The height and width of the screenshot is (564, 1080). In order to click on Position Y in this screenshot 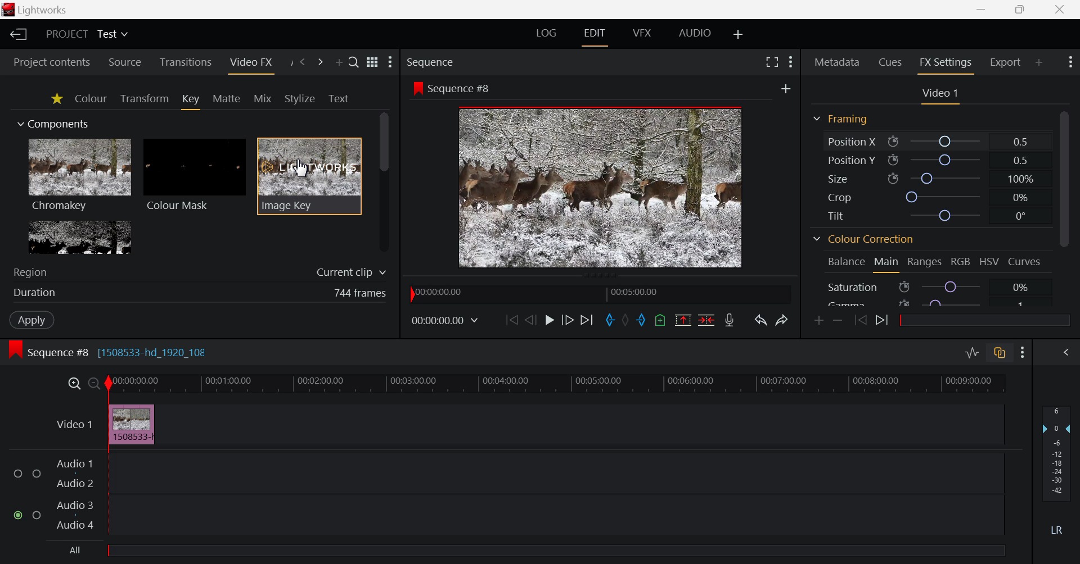, I will do `click(849, 159)`.